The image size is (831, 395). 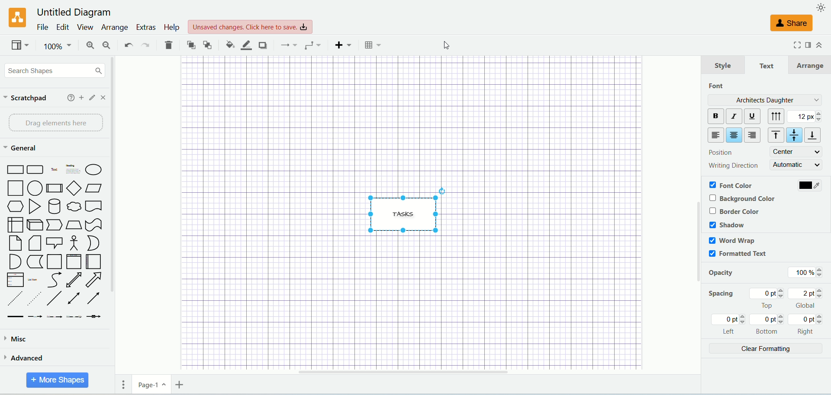 I want to click on undo, so click(x=127, y=45).